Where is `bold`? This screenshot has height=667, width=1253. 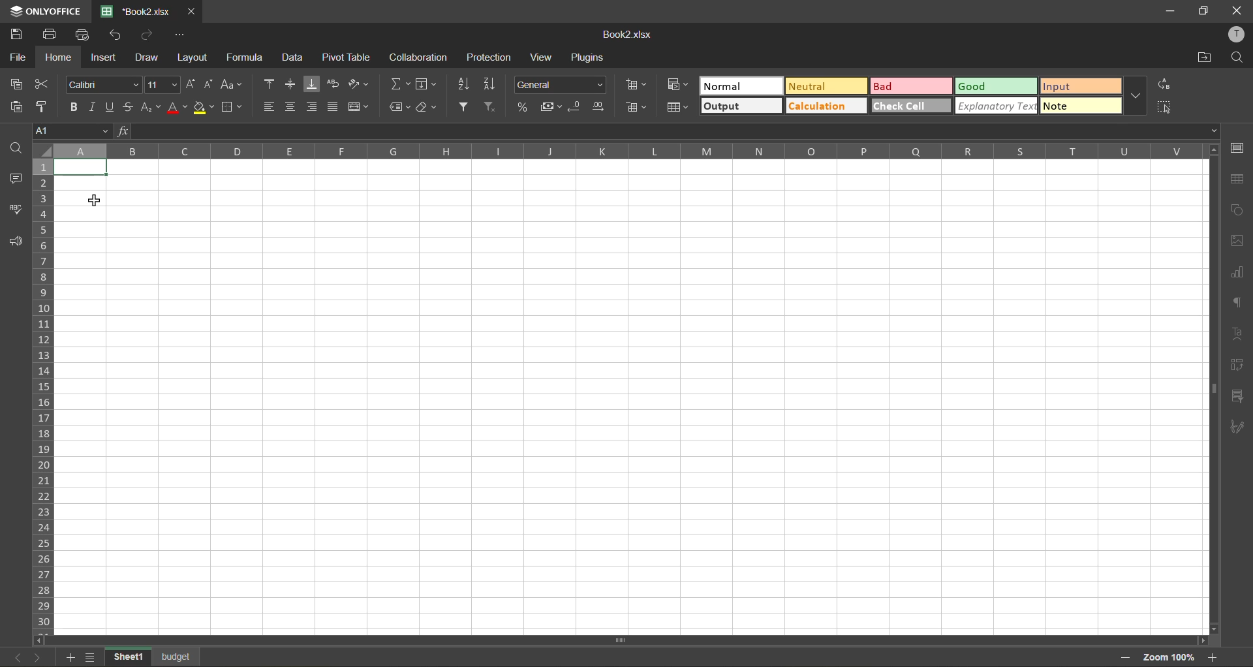
bold is located at coordinates (71, 107).